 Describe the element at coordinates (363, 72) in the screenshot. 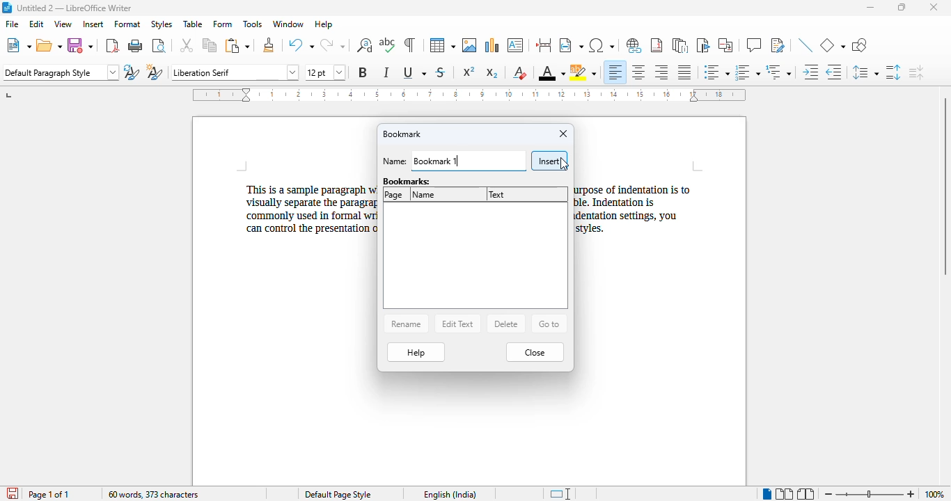

I see `bold` at that location.